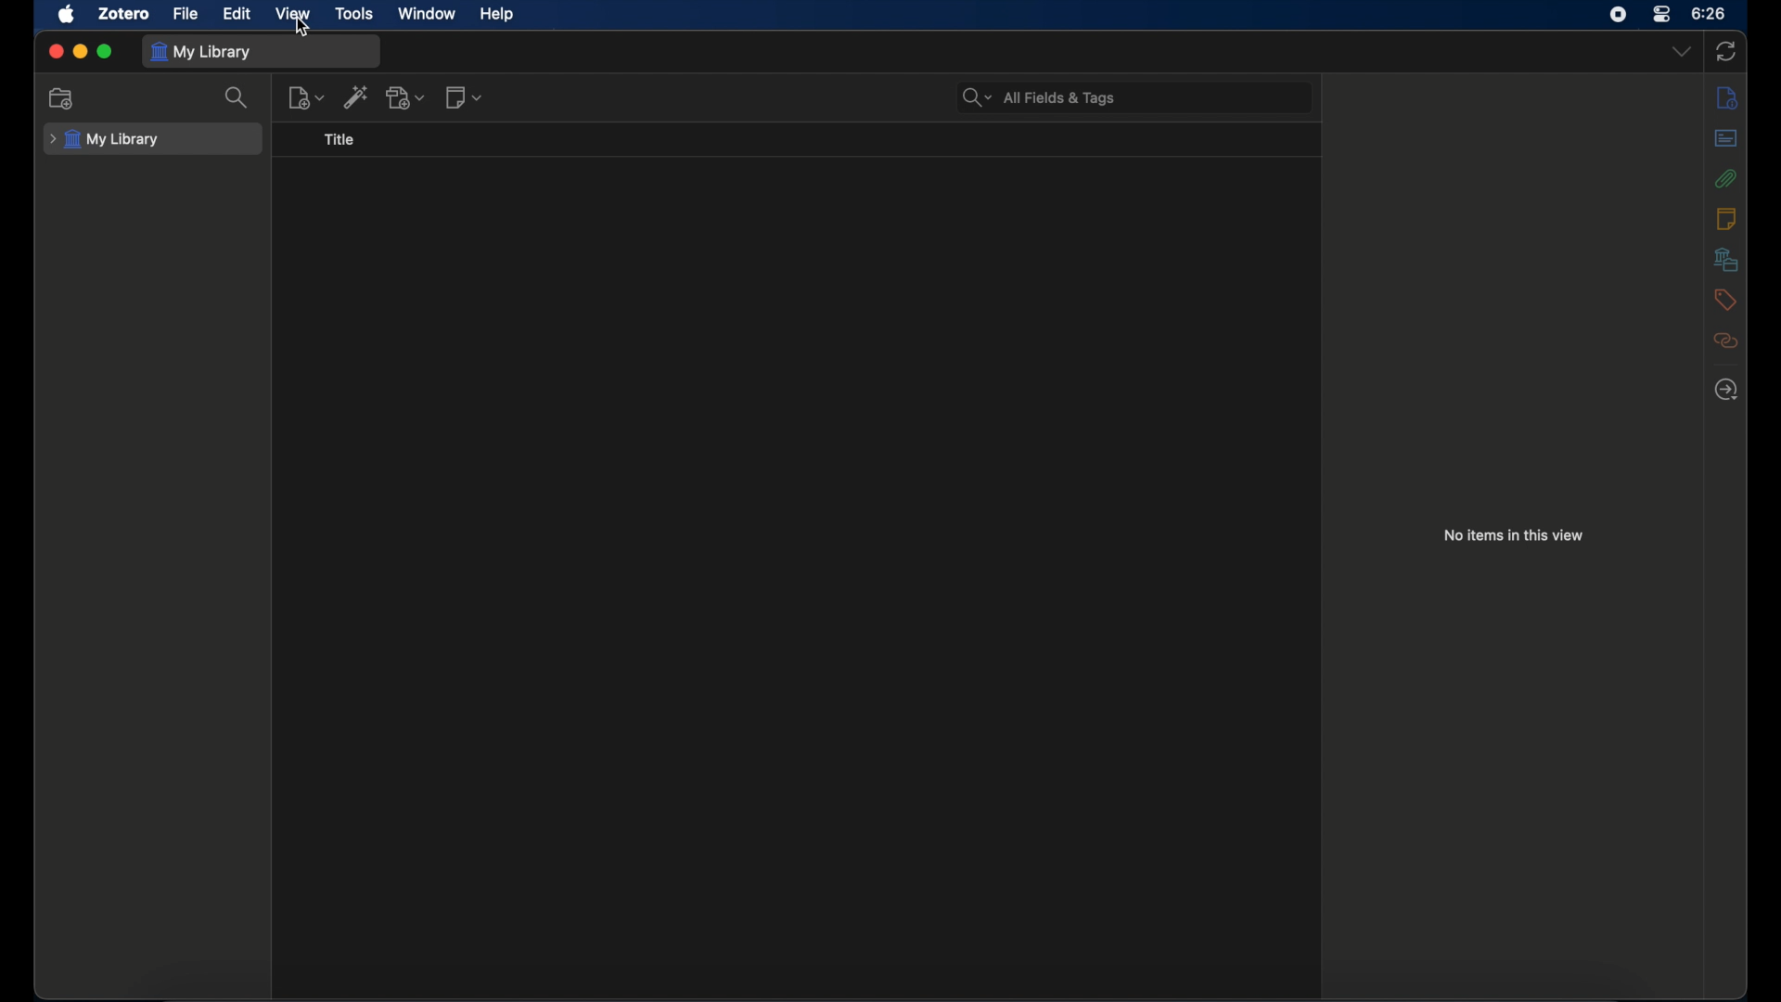 The image size is (1781, 1002). Describe the element at coordinates (236, 97) in the screenshot. I see `search` at that location.